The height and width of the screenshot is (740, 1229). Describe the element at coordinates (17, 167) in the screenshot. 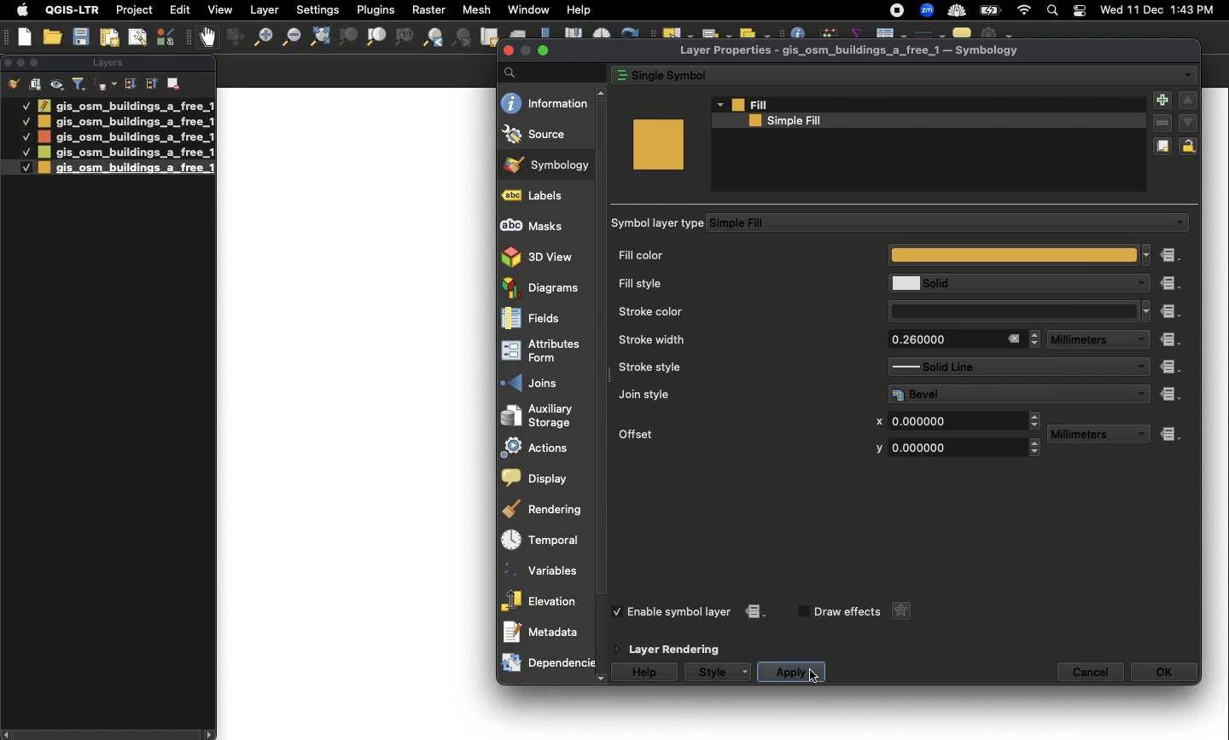

I see `Checked` at that location.